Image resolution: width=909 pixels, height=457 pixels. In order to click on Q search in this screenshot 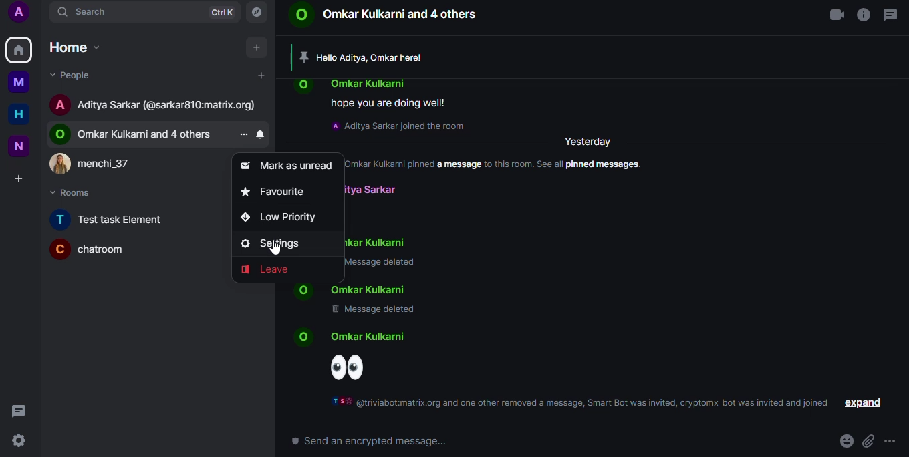, I will do `click(88, 13)`.